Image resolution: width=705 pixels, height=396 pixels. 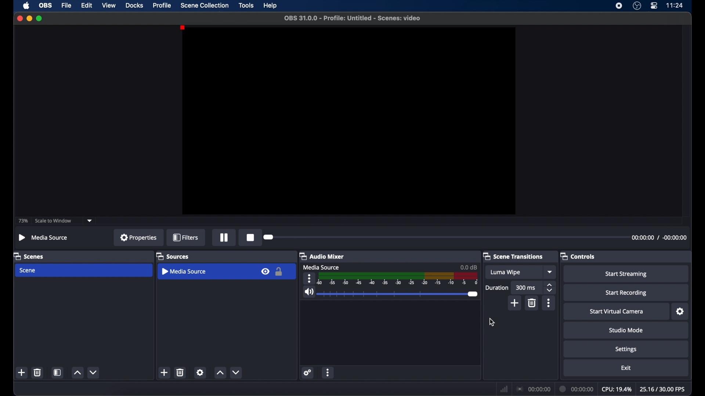 What do you see at coordinates (180, 372) in the screenshot?
I see `delete` at bounding box center [180, 372].